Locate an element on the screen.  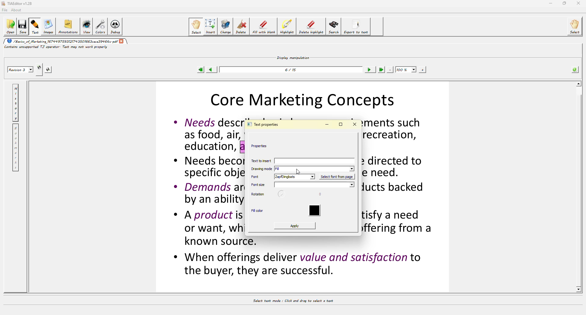
select text mode : Click and drag to select a text is located at coordinates (299, 302).